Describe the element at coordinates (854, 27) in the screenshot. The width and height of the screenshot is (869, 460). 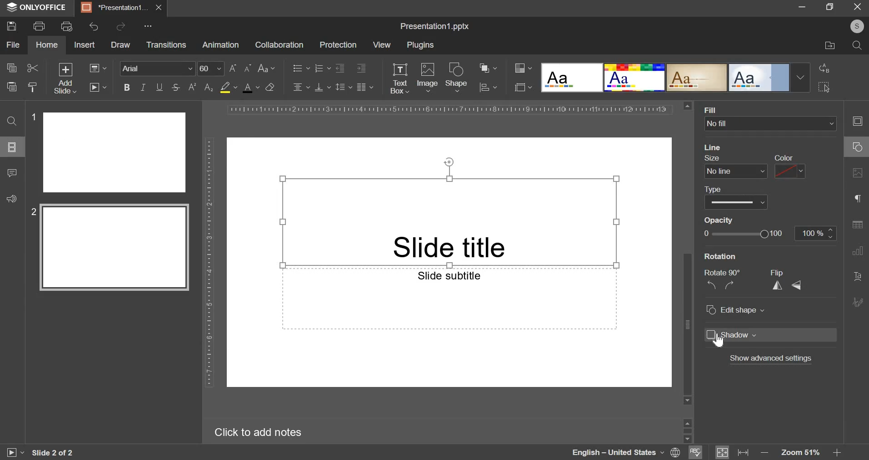
I see `profile` at that location.